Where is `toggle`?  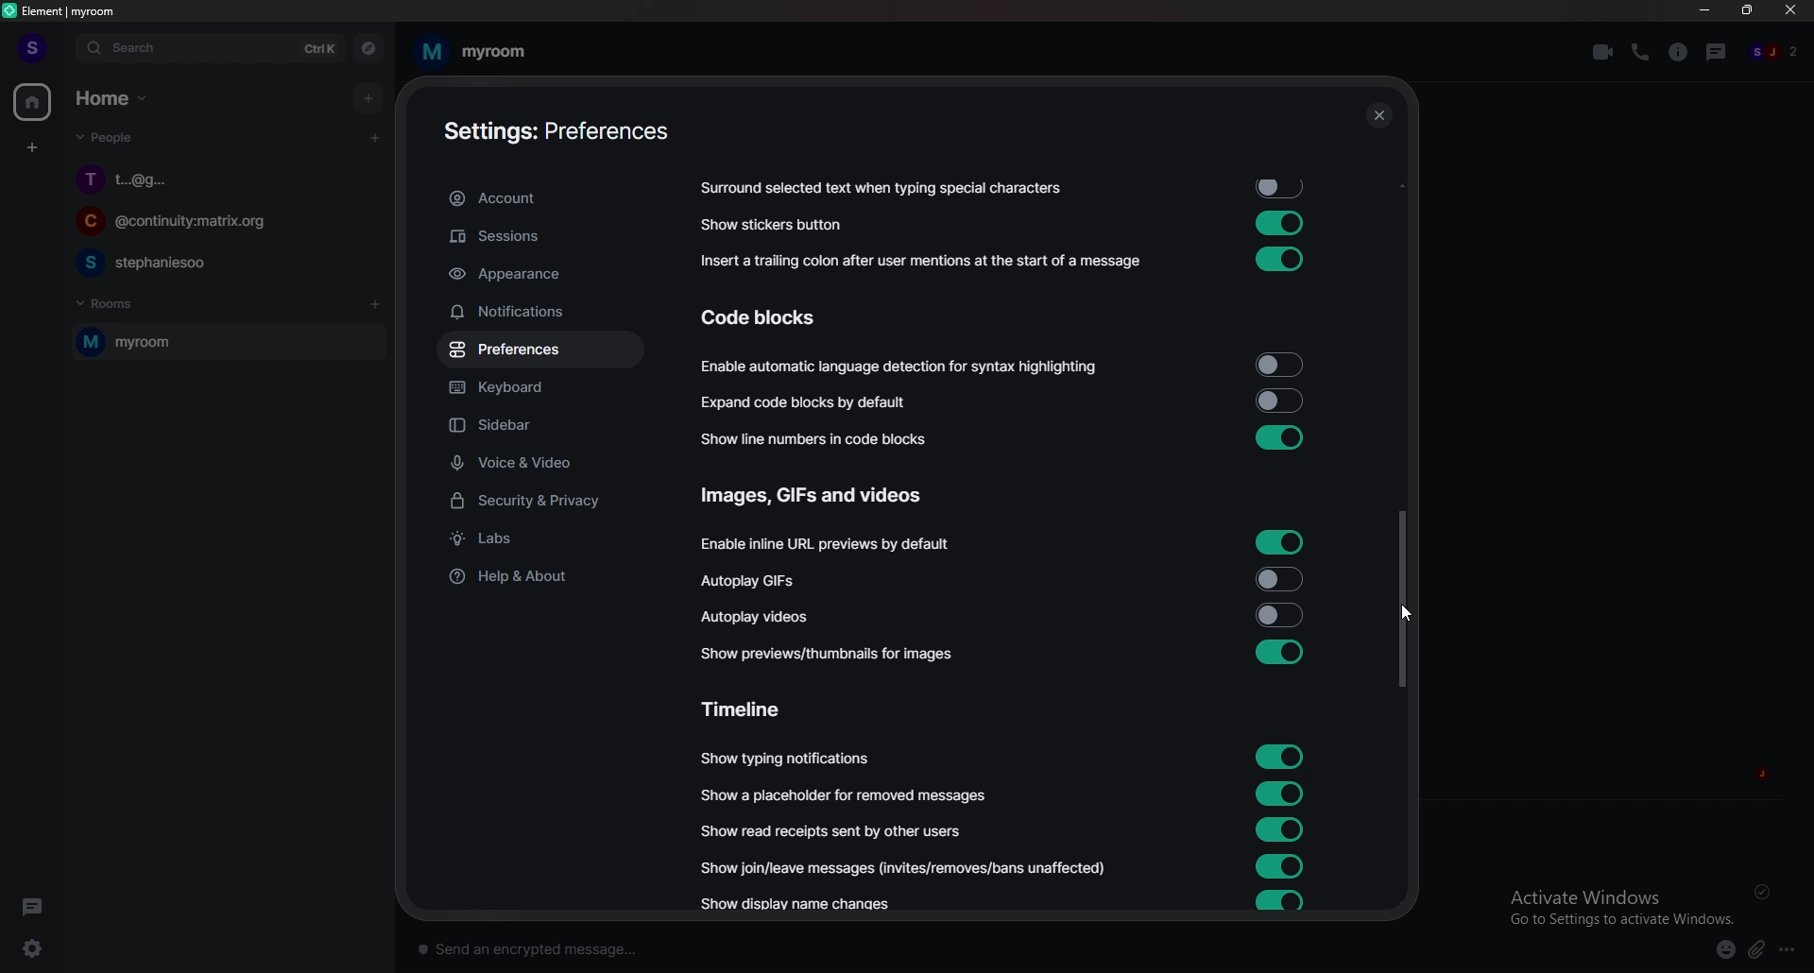
toggle is located at coordinates (1277, 829).